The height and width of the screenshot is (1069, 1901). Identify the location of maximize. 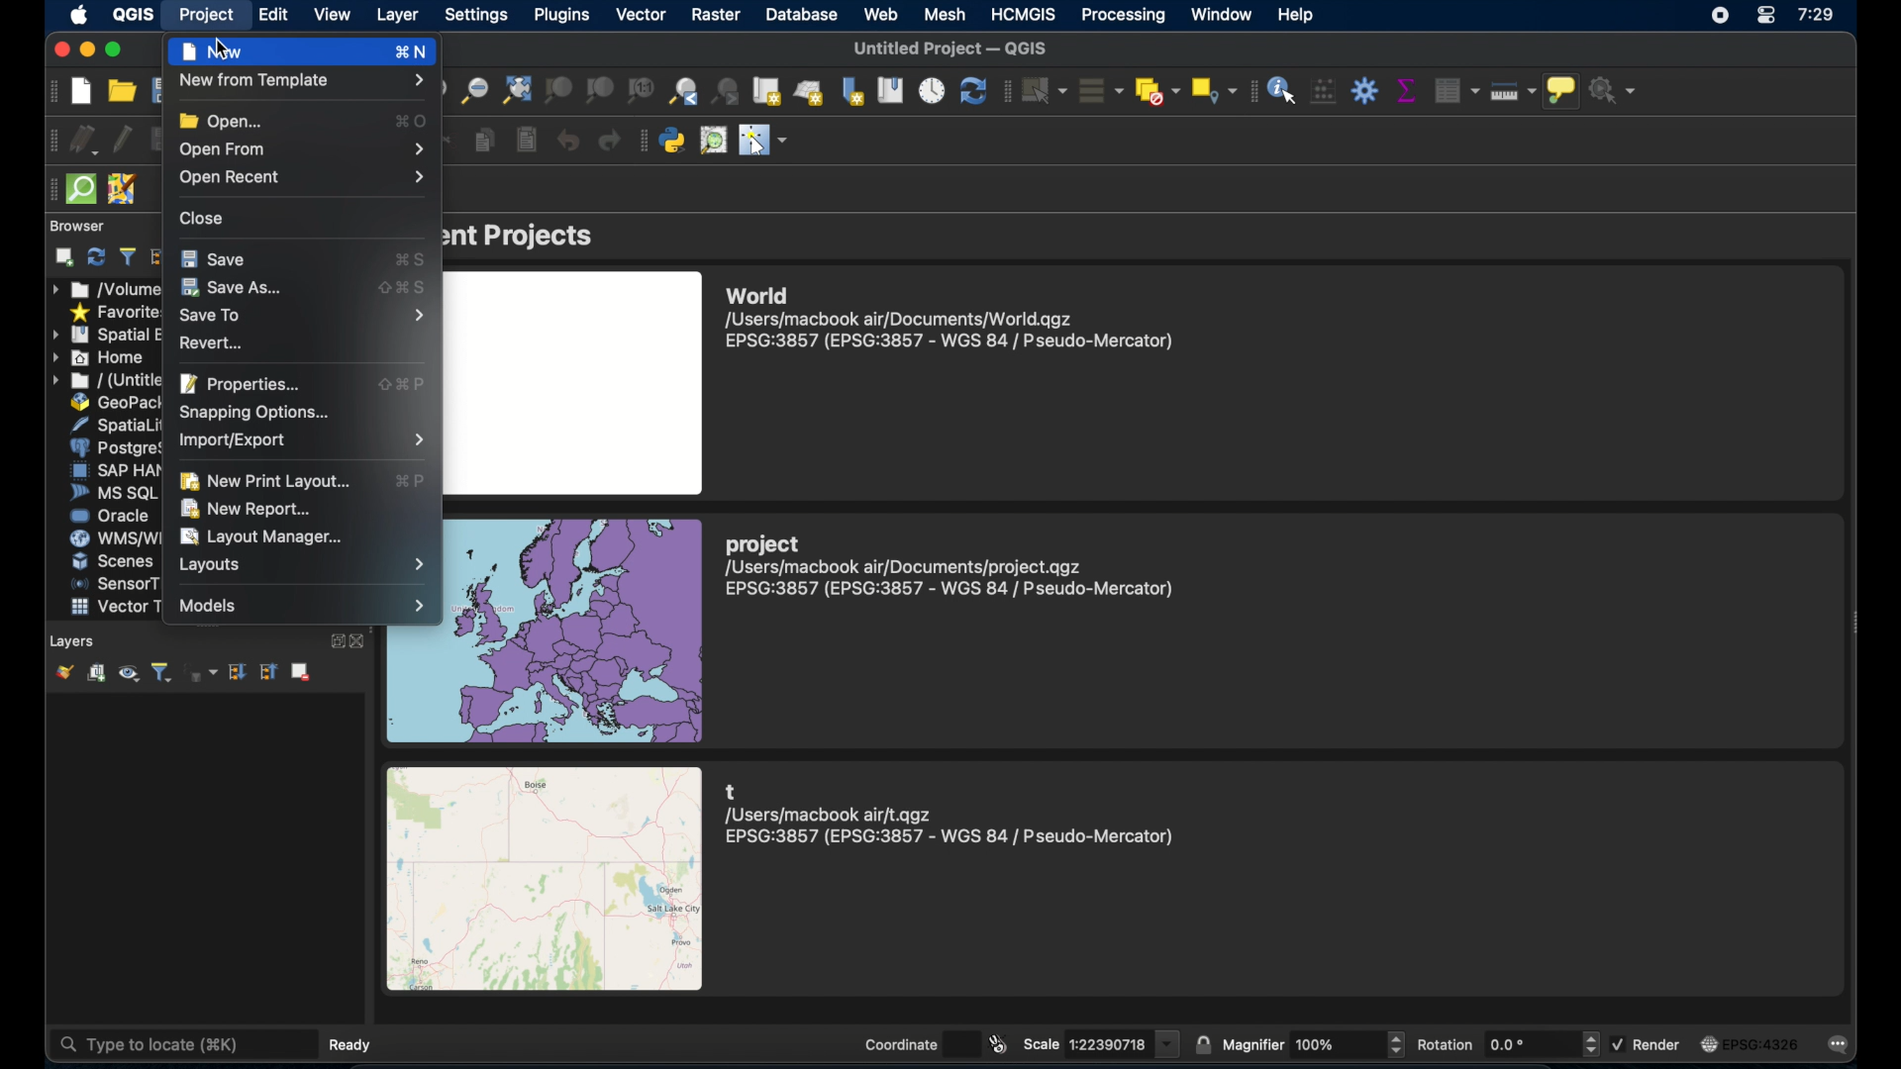
(118, 49).